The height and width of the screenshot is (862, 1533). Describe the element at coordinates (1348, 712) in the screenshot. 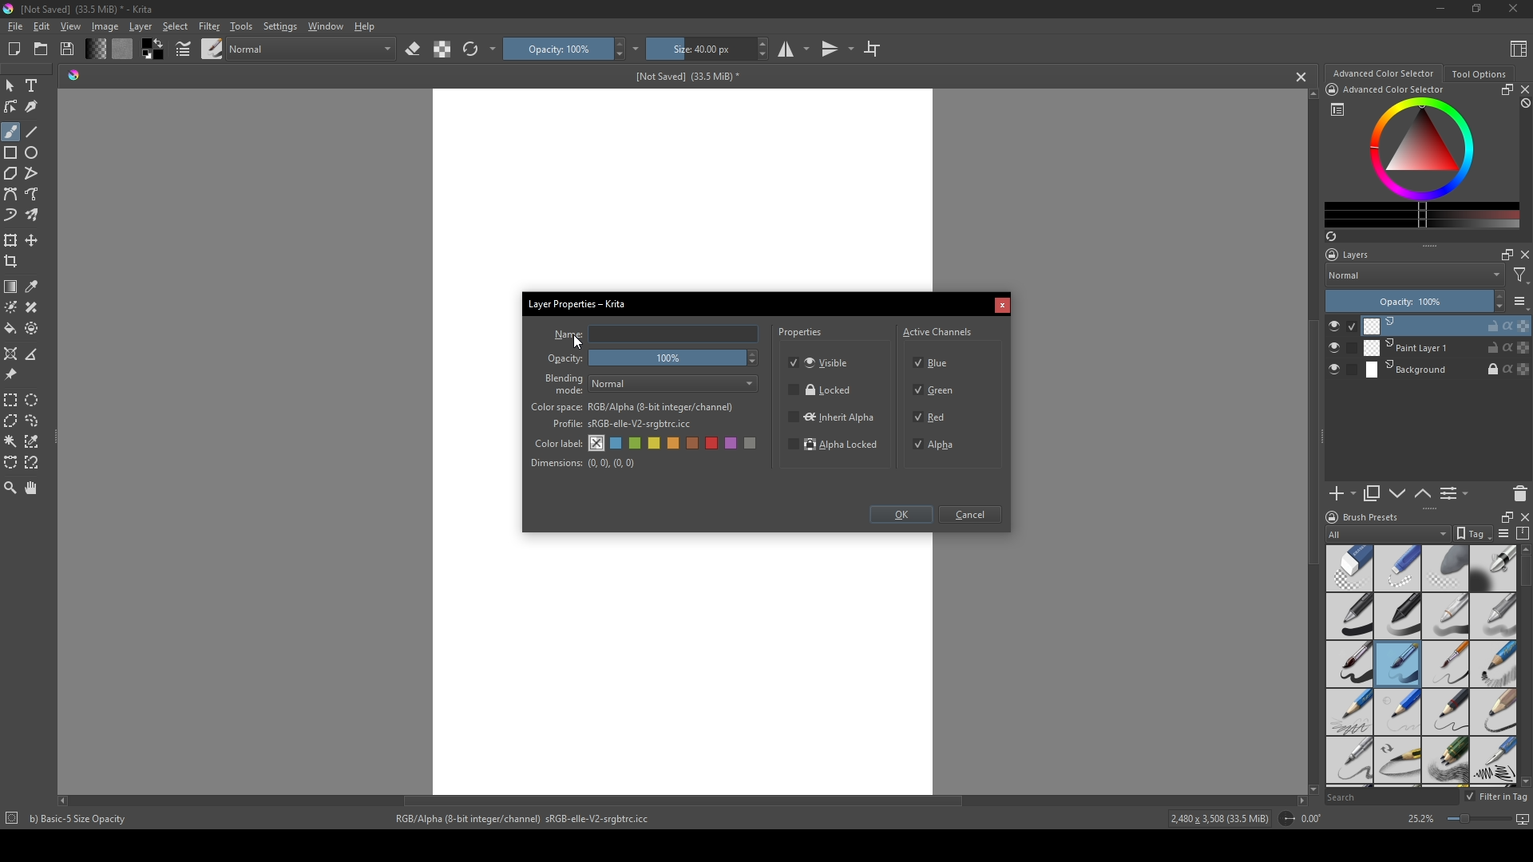

I see `pencil` at that location.